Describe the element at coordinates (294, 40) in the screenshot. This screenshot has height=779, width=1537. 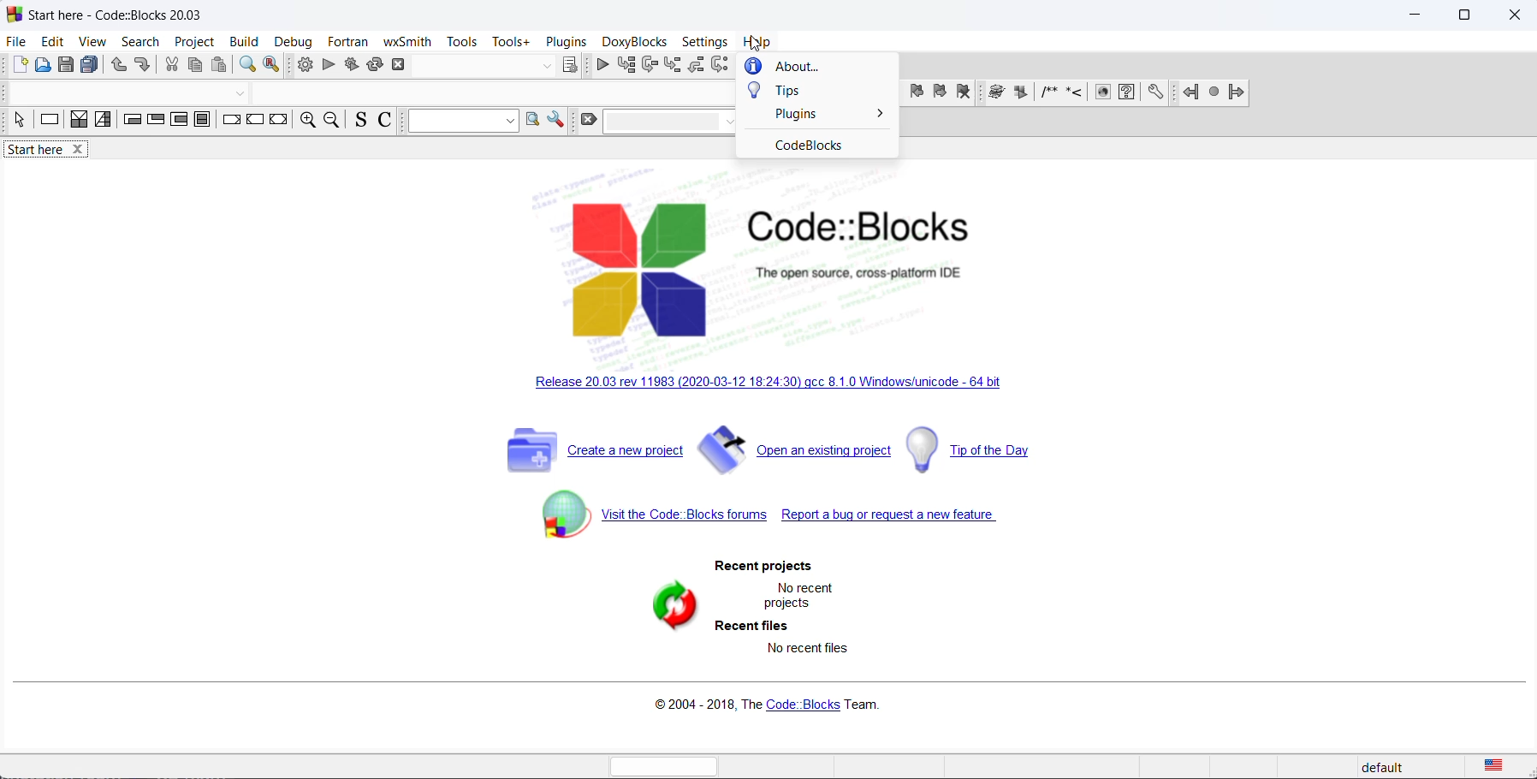
I see `debug` at that location.